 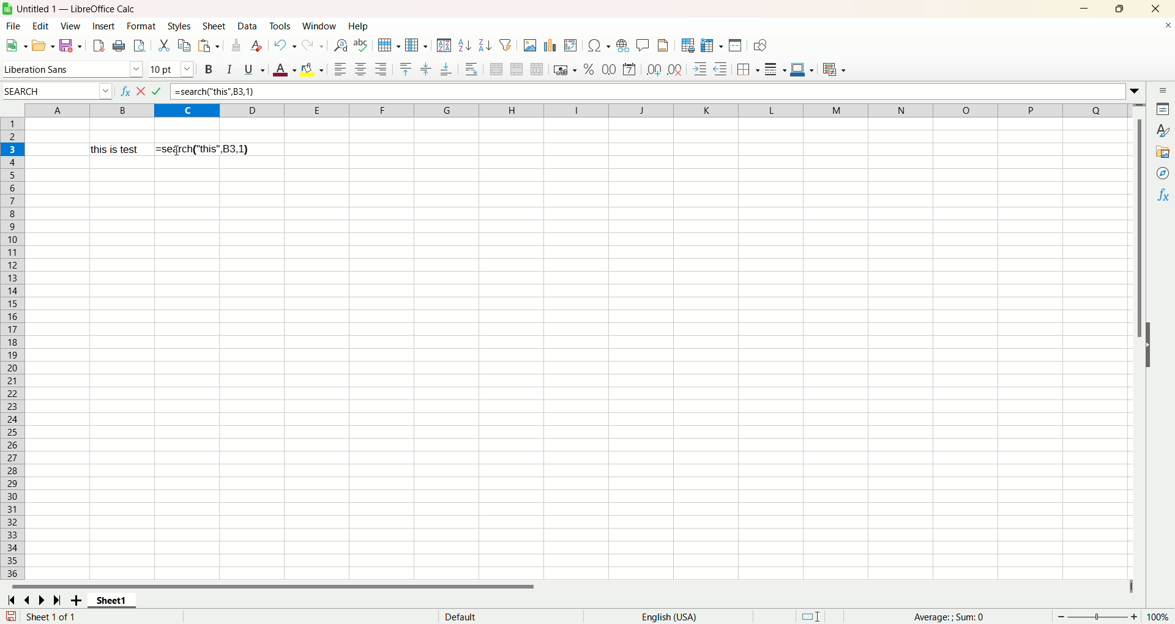 I want to click on header and footer, so click(x=665, y=45).